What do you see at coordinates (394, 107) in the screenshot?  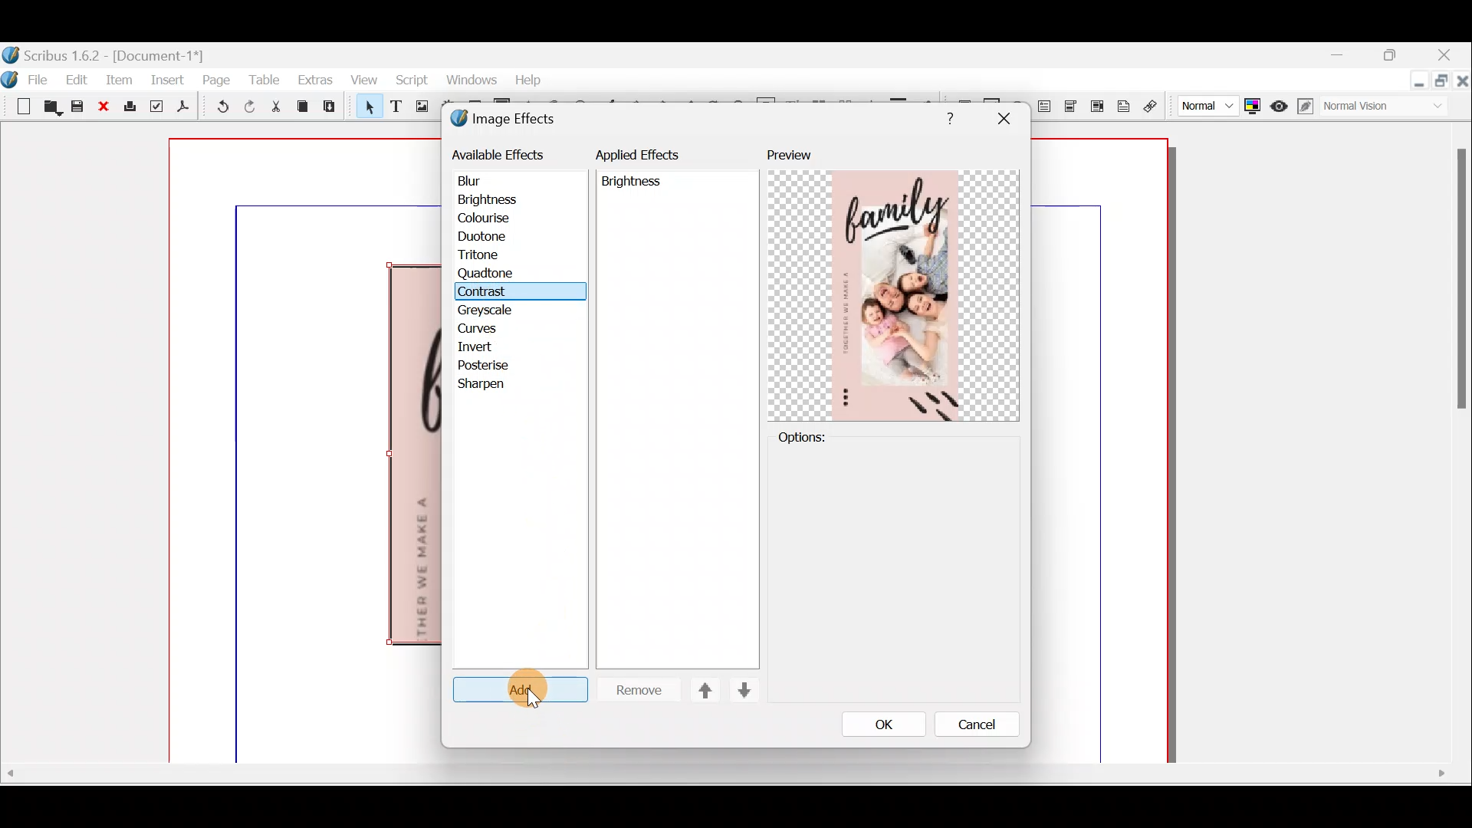 I see `Text frame` at bounding box center [394, 107].